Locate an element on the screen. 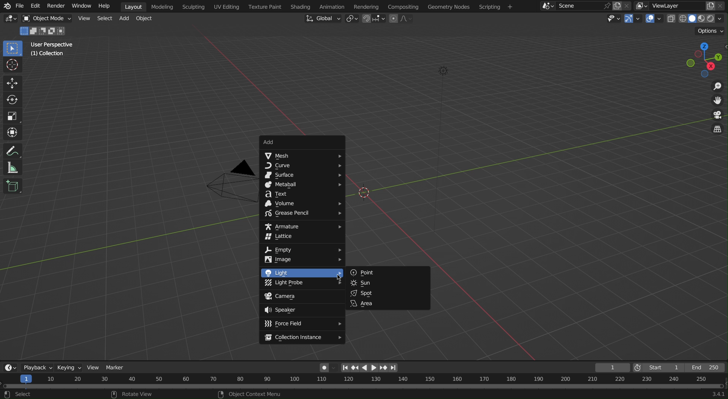 This screenshot has height=399, width=728. Options is located at coordinates (711, 31).